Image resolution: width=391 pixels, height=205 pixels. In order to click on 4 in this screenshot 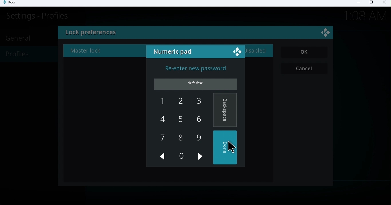, I will do `click(163, 119)`.